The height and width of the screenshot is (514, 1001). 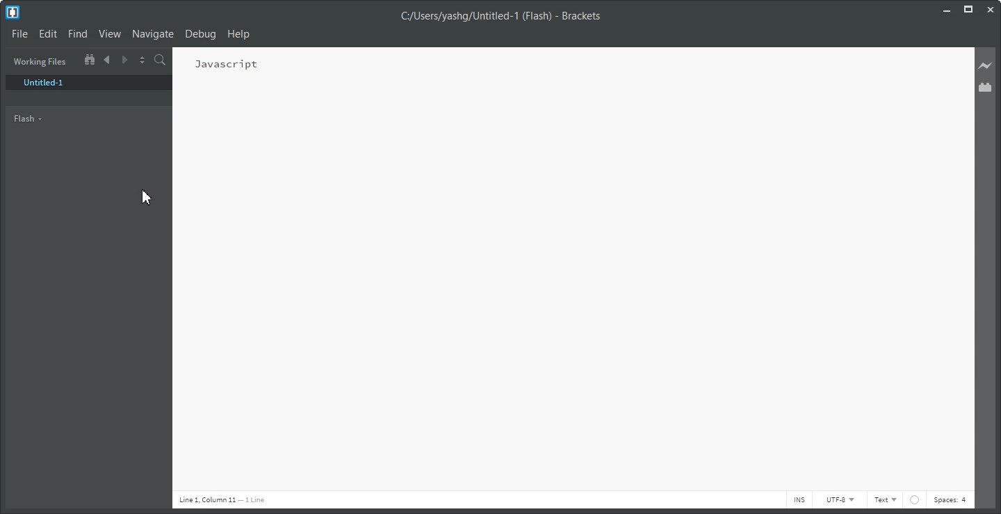 I want to click on Minimize, so click(x=945, y=10).